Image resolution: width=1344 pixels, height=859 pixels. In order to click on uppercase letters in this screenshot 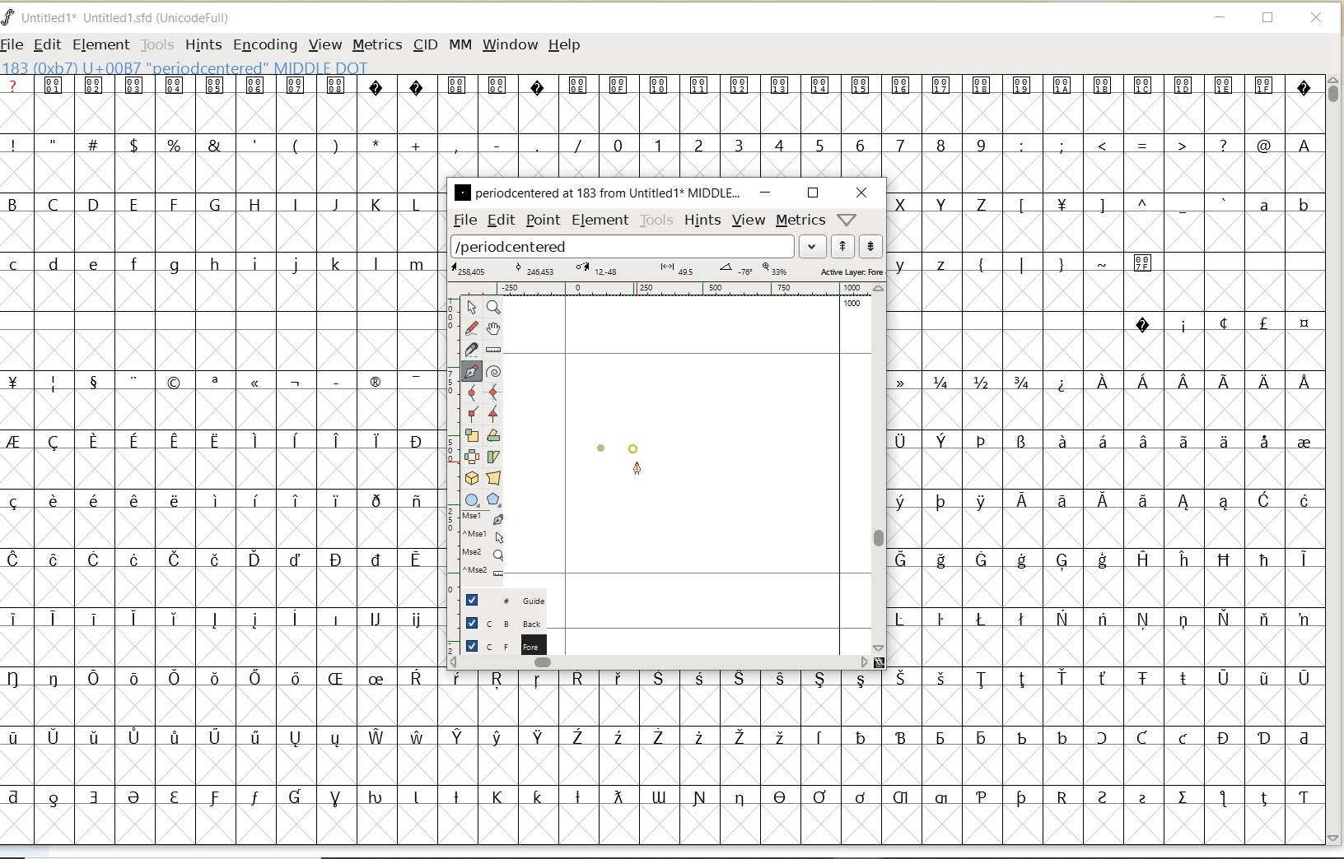, I will do `click(217, 204)`.